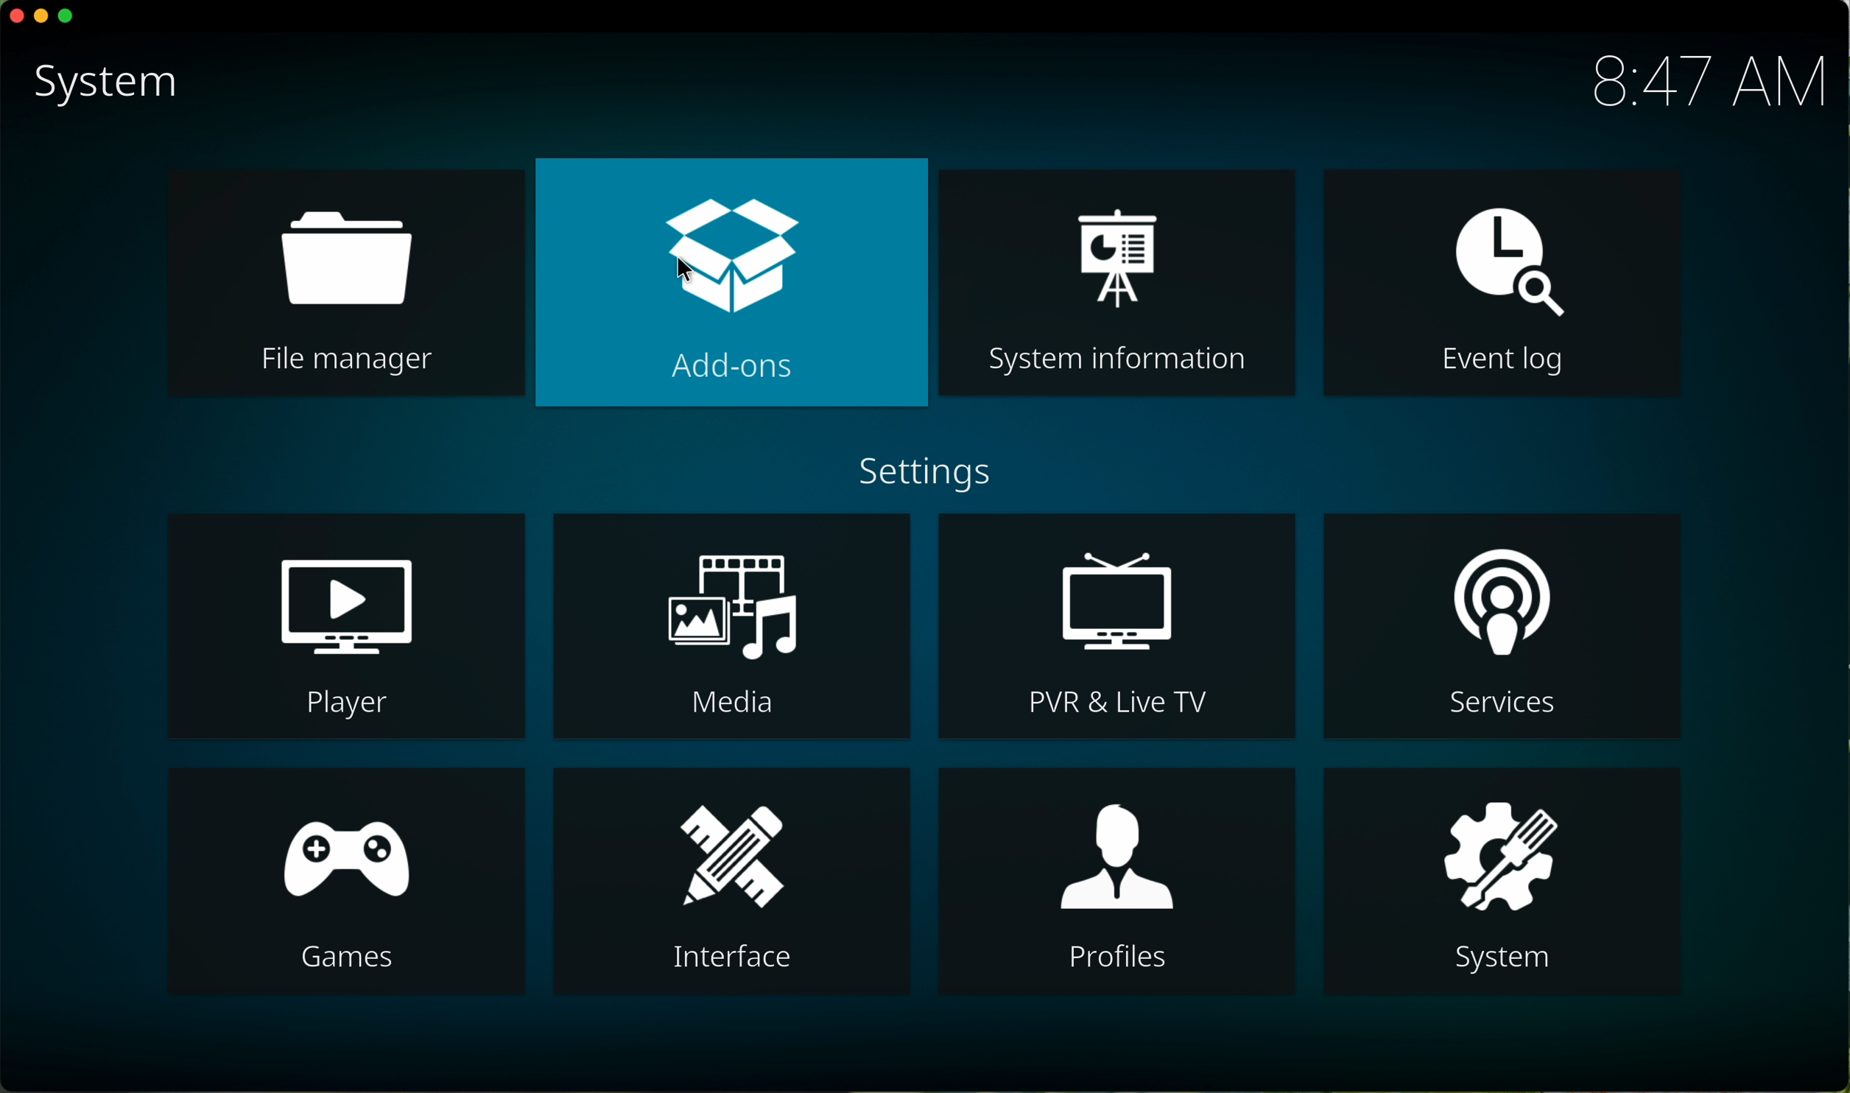 The width and height of the screenshot is (1850, 1093). What do you see at coordinates (1116, 624) in the screenshot?
I see `PVR & Live TV` at bounding box center [1116, 624].